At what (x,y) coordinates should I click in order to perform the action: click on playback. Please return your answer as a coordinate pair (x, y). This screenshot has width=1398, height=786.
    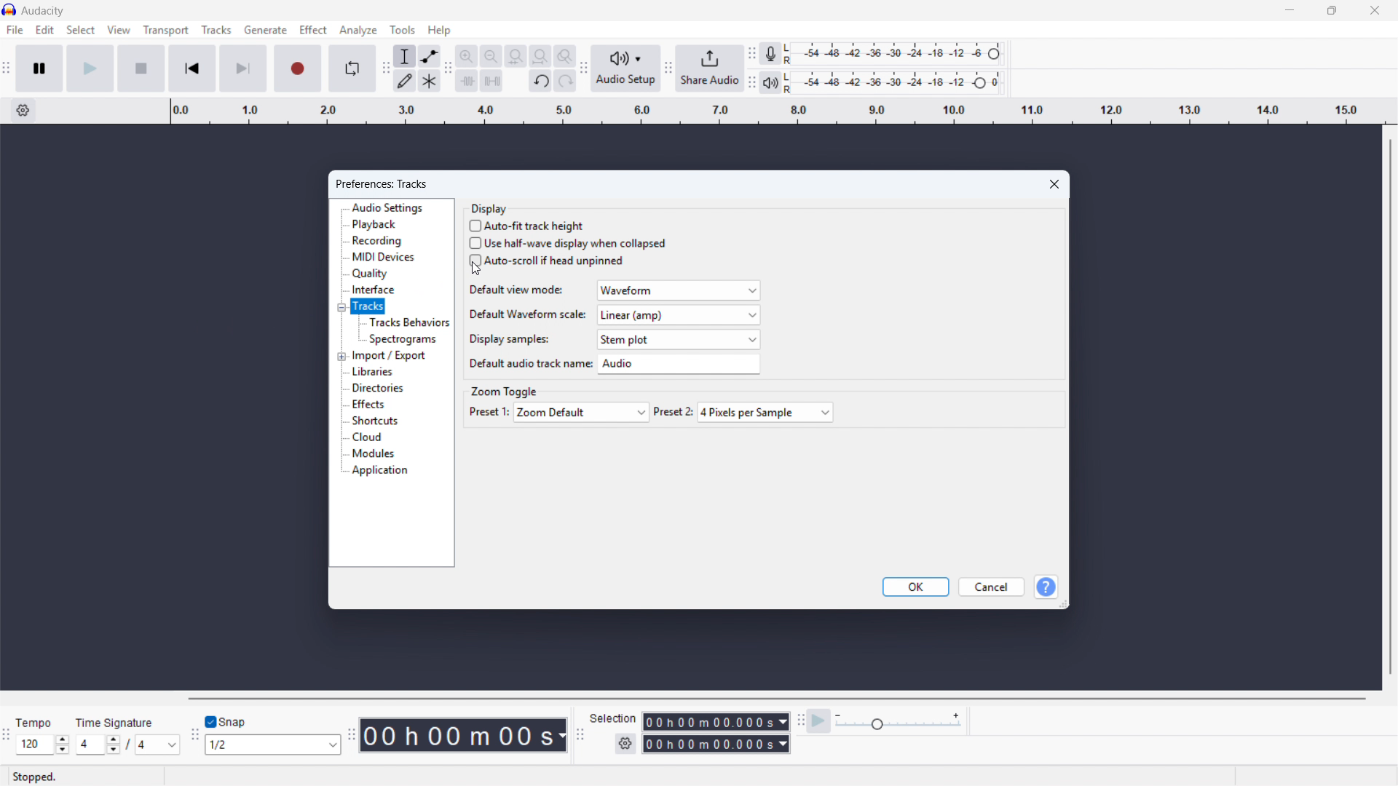
    Looking at the image, I should click on (375, 225).